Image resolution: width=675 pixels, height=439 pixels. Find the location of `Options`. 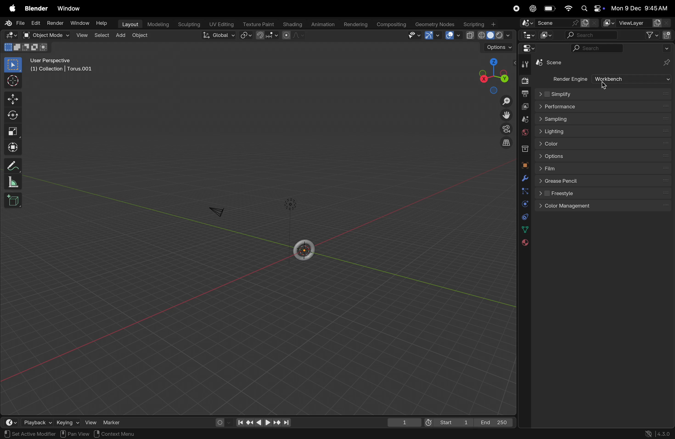

Options is located at coordinates (497, 47).